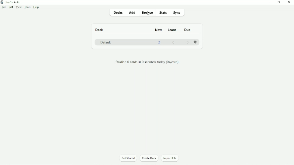  Describe the element at coordinates (173, 158) in the screenshot. I see `Import File` at that location.